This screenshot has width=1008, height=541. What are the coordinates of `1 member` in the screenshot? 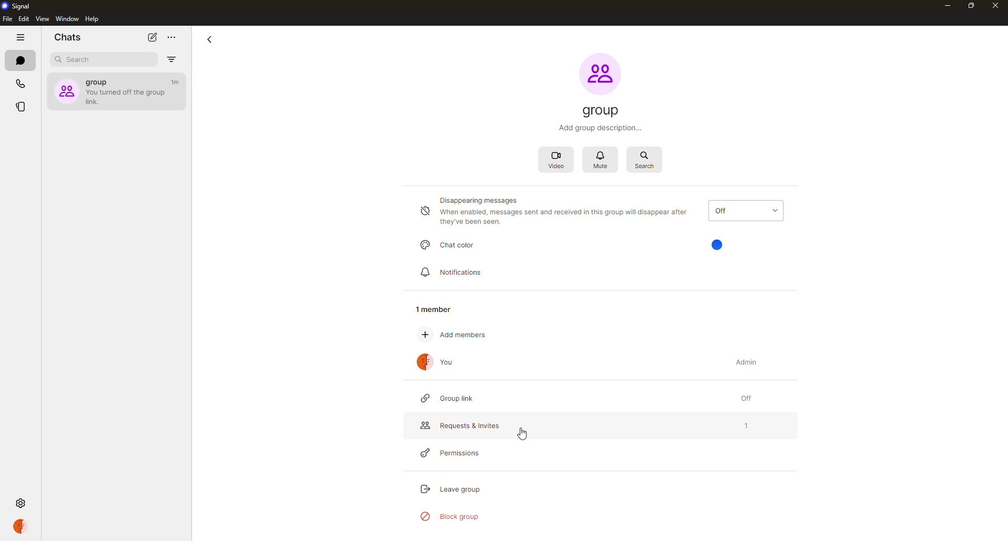 It's located at (438, 306).